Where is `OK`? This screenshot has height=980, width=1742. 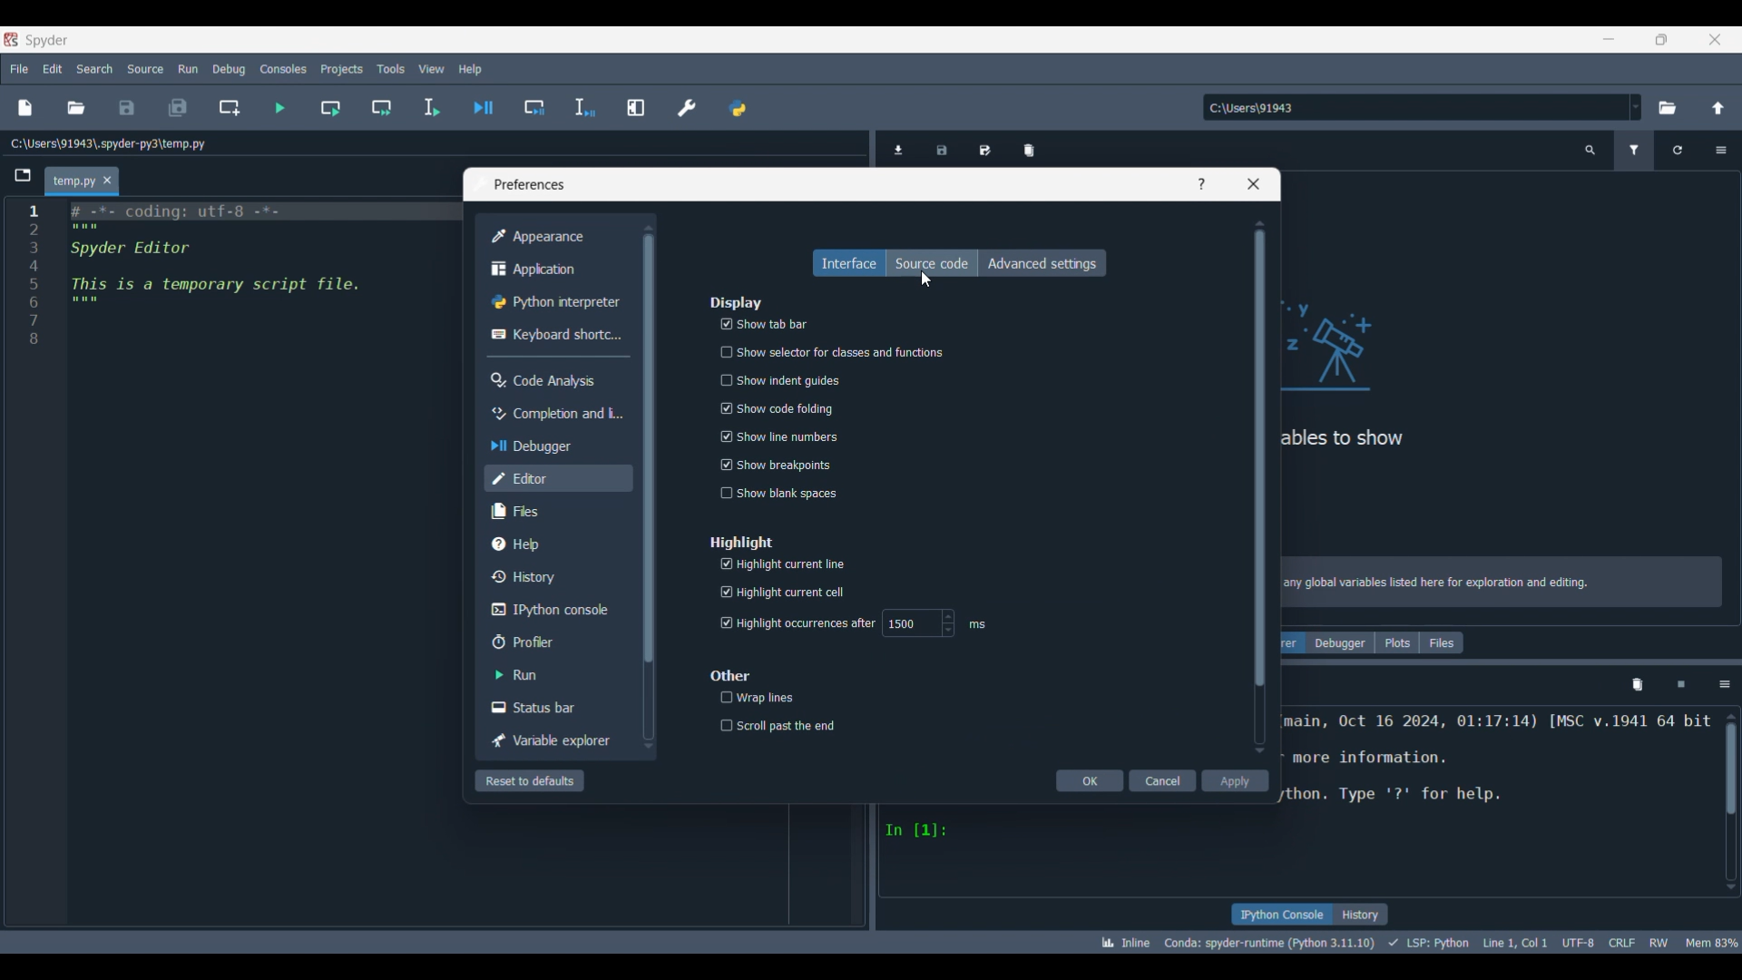 OK is located at coordinates (1089, 780).